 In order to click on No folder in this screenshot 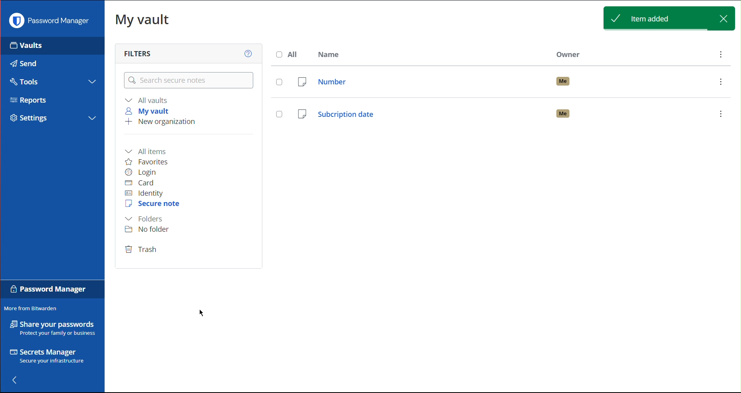, I will do `click(149, 229)`.